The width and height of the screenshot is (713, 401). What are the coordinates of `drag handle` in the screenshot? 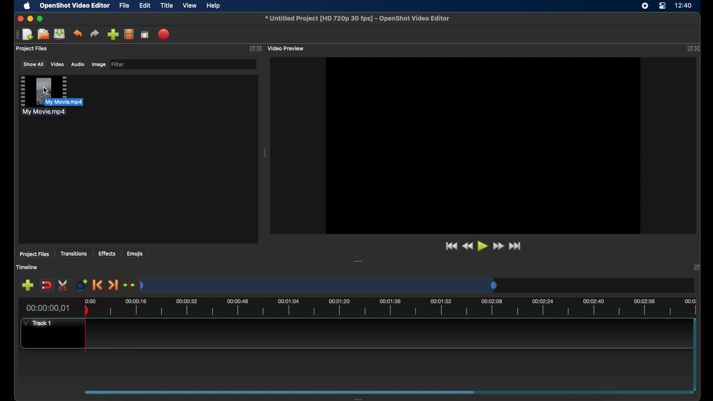 It's located at (358, 262).